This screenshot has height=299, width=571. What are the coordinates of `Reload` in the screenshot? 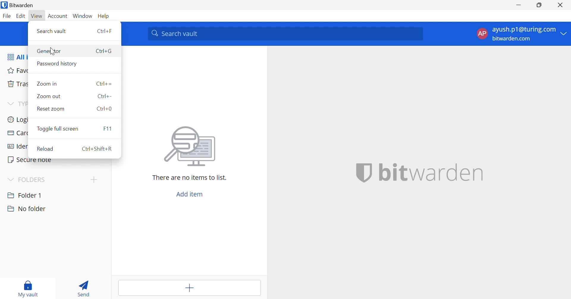 It's located at (45, 148).